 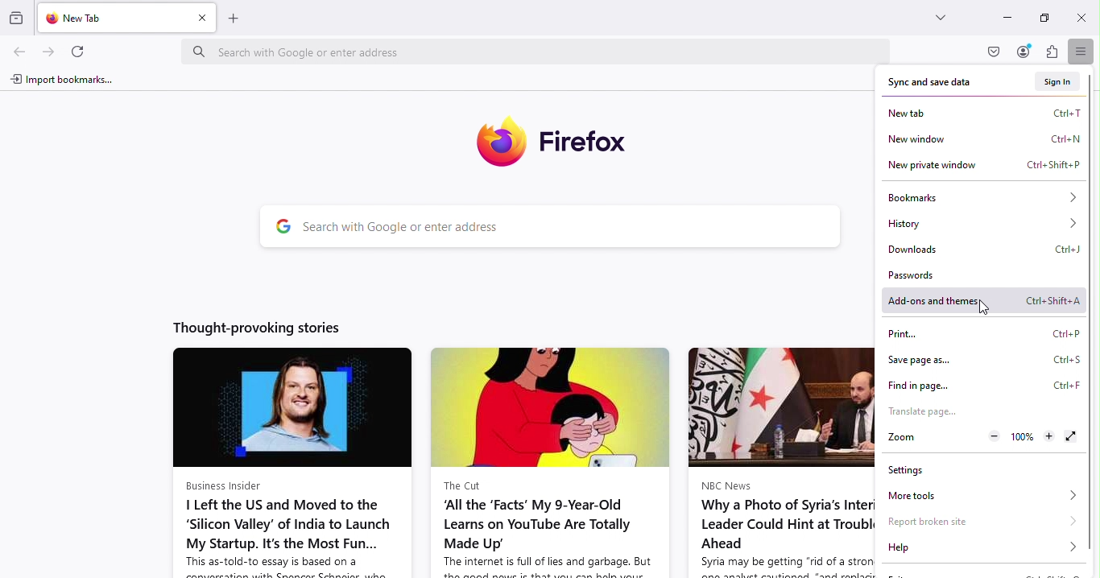 I want to click on Close, so click(x=1080, y=16).